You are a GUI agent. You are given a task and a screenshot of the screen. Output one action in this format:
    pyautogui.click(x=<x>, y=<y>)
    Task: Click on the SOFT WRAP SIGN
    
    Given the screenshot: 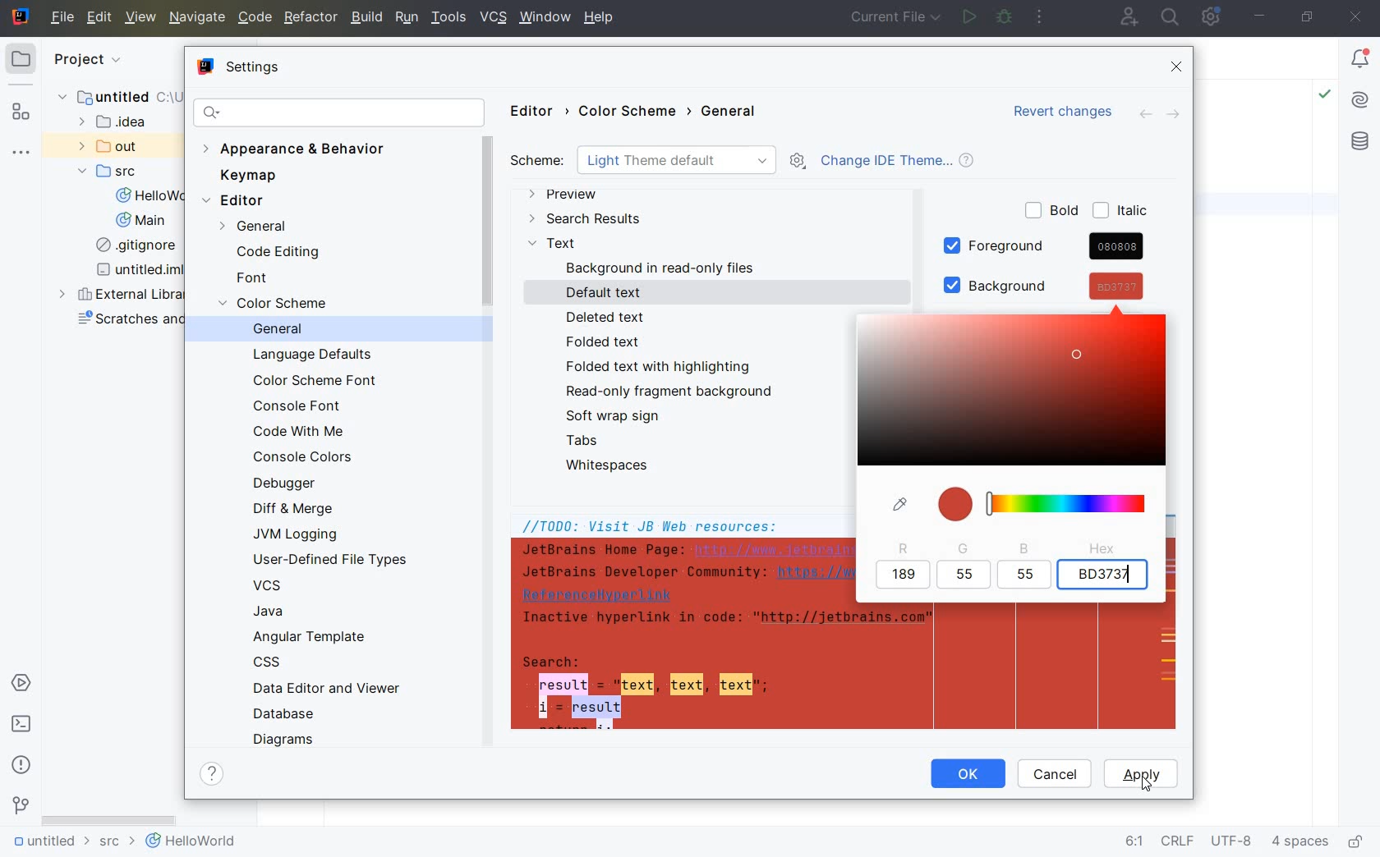 What is the action you would take?
    pyautogui.click(x=618, y=416)
    